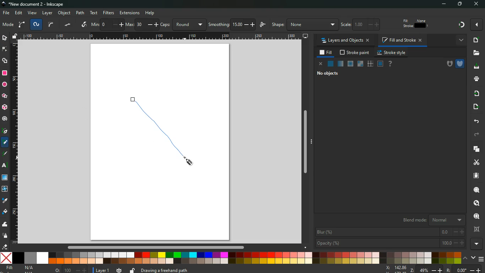 The height and width of the screenshot is (273, 485). I want to click on edge, so click(5, 50).